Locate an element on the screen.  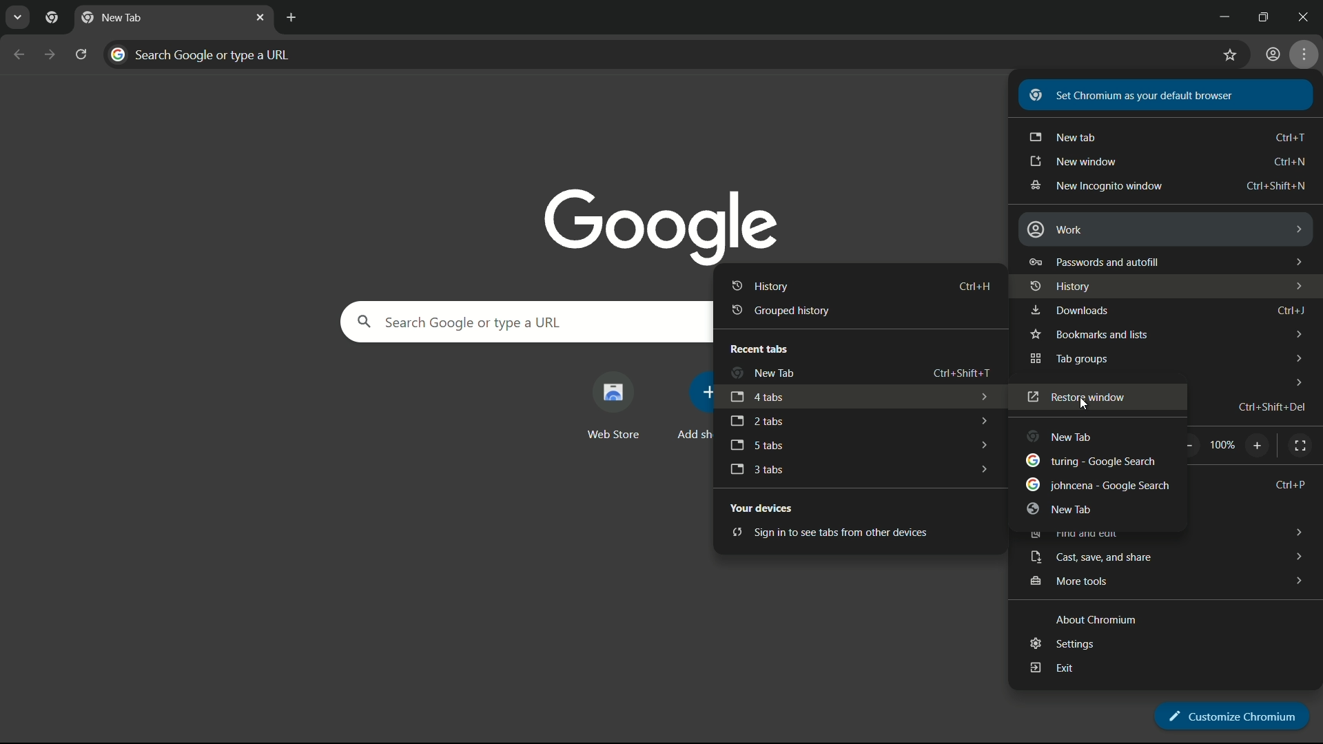
set chromium as your default browser is located at coordinates (1142, 96).